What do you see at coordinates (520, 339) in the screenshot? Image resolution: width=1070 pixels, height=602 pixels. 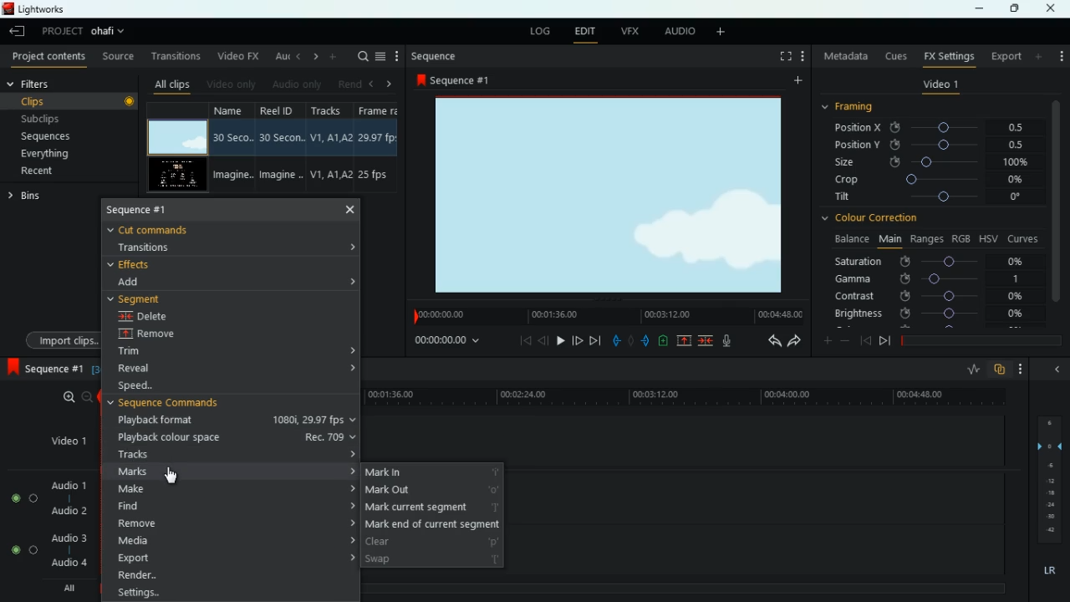 I see `beggining` at bounding box center [520, 339].